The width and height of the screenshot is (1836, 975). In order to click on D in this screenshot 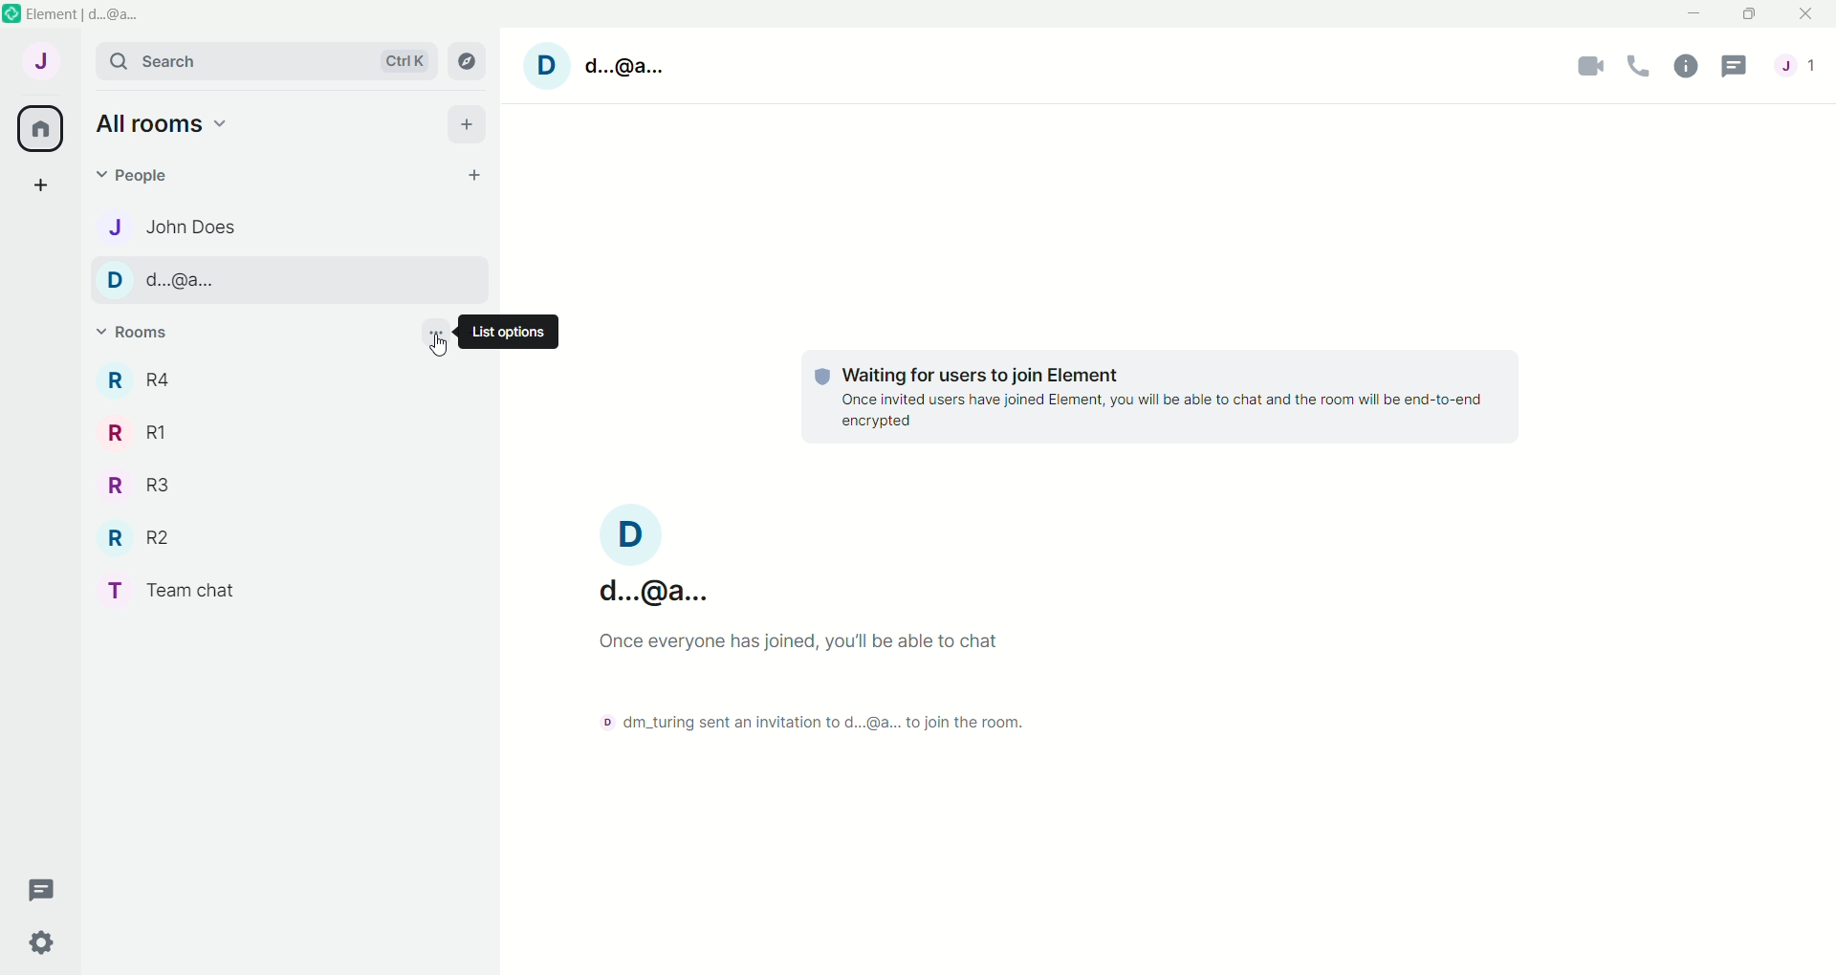, I will do `click(548, 65)`.